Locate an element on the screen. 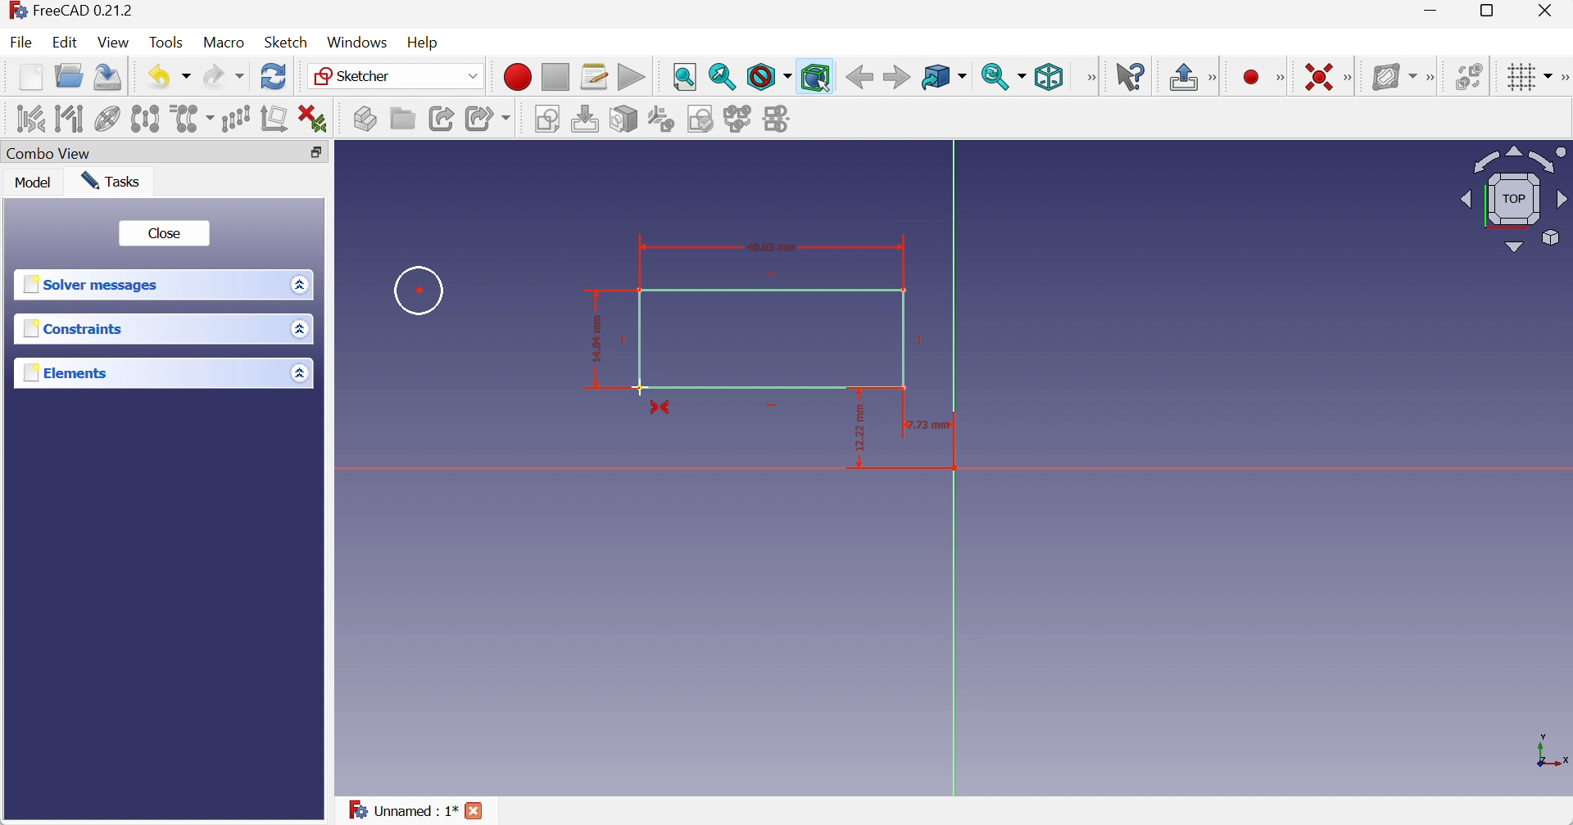  Back is located at coordinates (859, 78).